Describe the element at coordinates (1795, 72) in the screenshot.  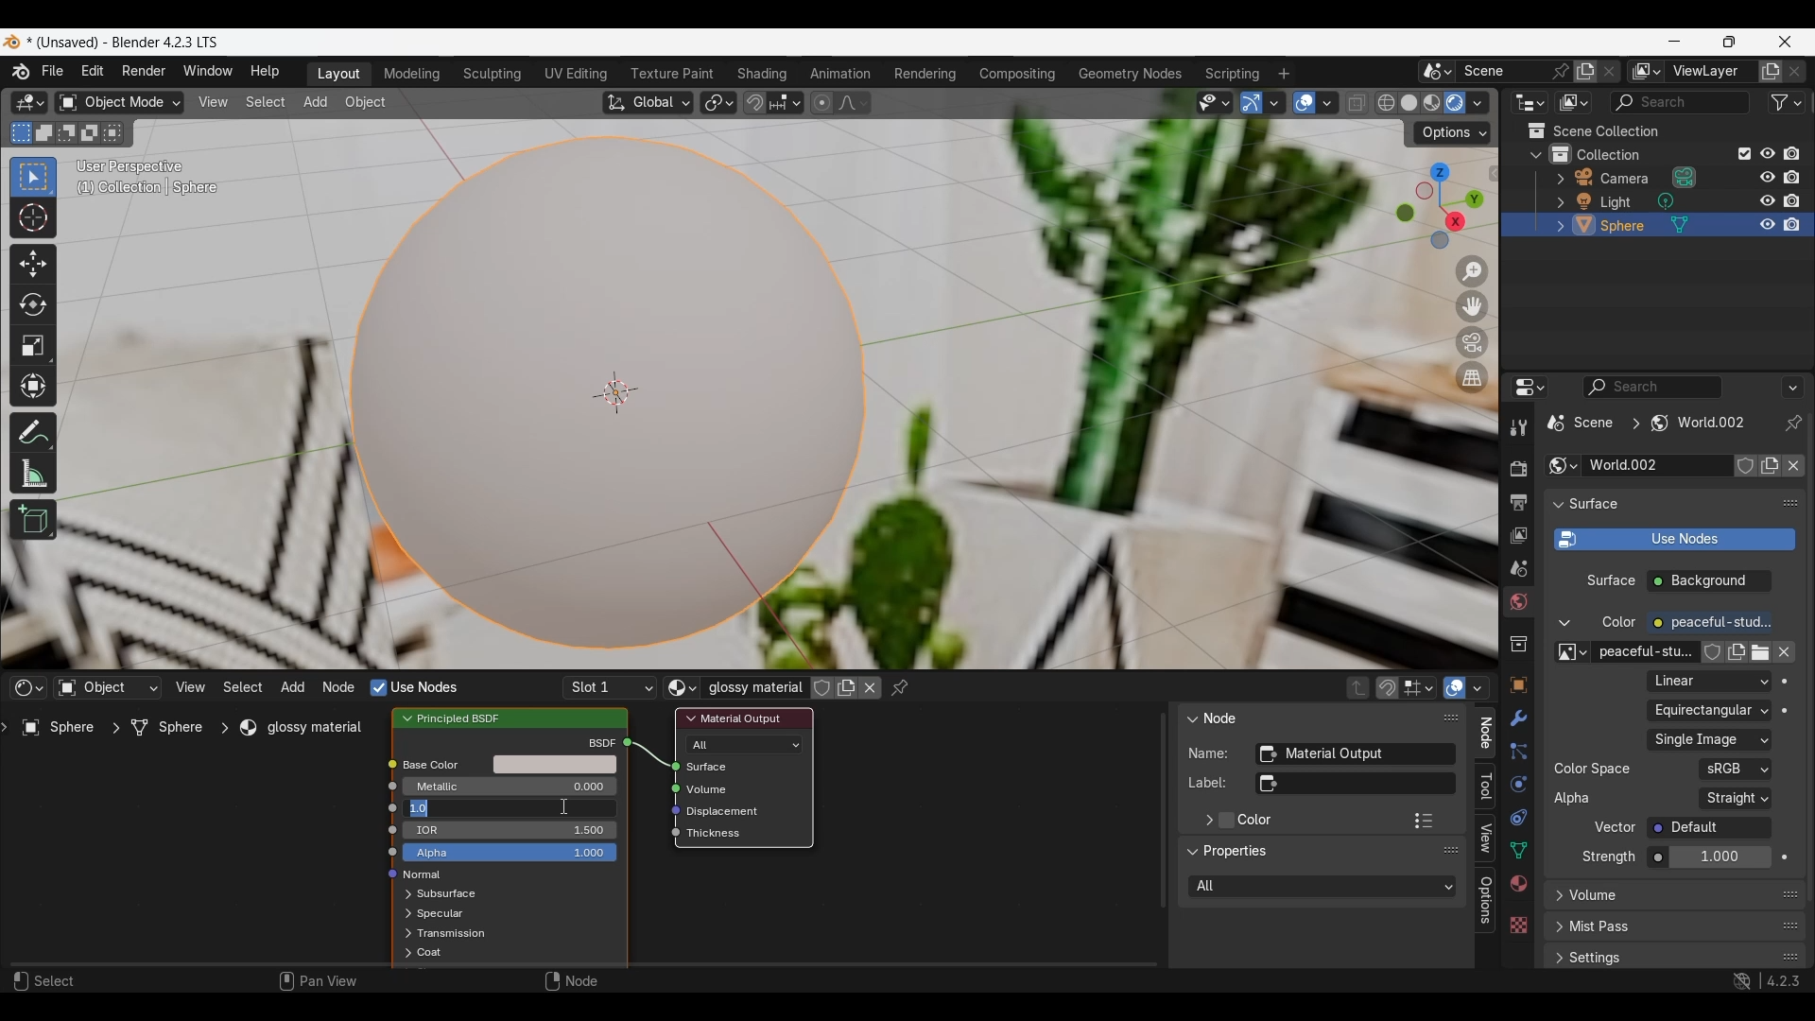
I see `Remove new layer` at that location.